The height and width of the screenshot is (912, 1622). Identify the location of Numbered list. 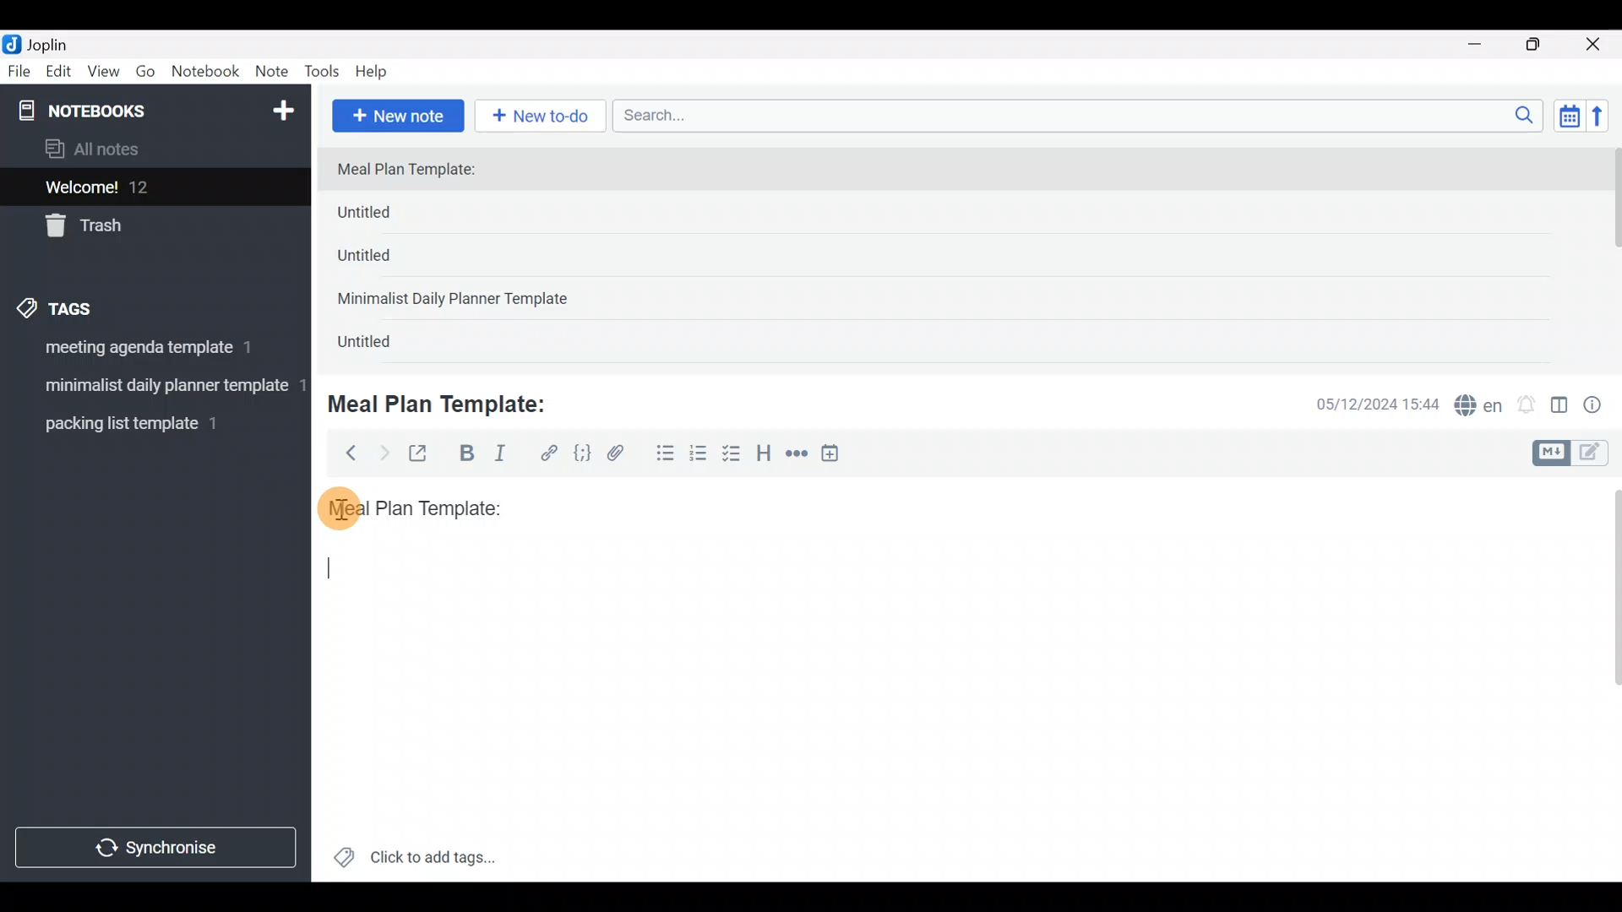
(699, 457).